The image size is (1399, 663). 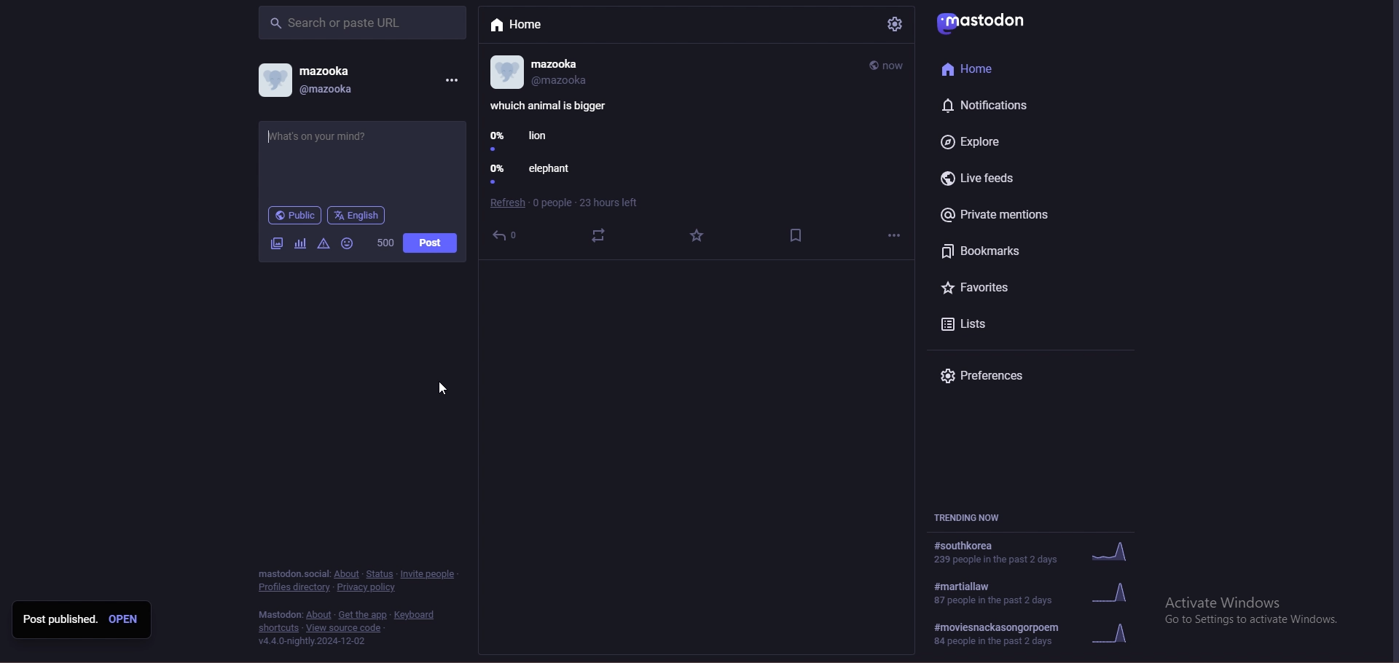 I want to click on polls, so click(x=301, y=243).